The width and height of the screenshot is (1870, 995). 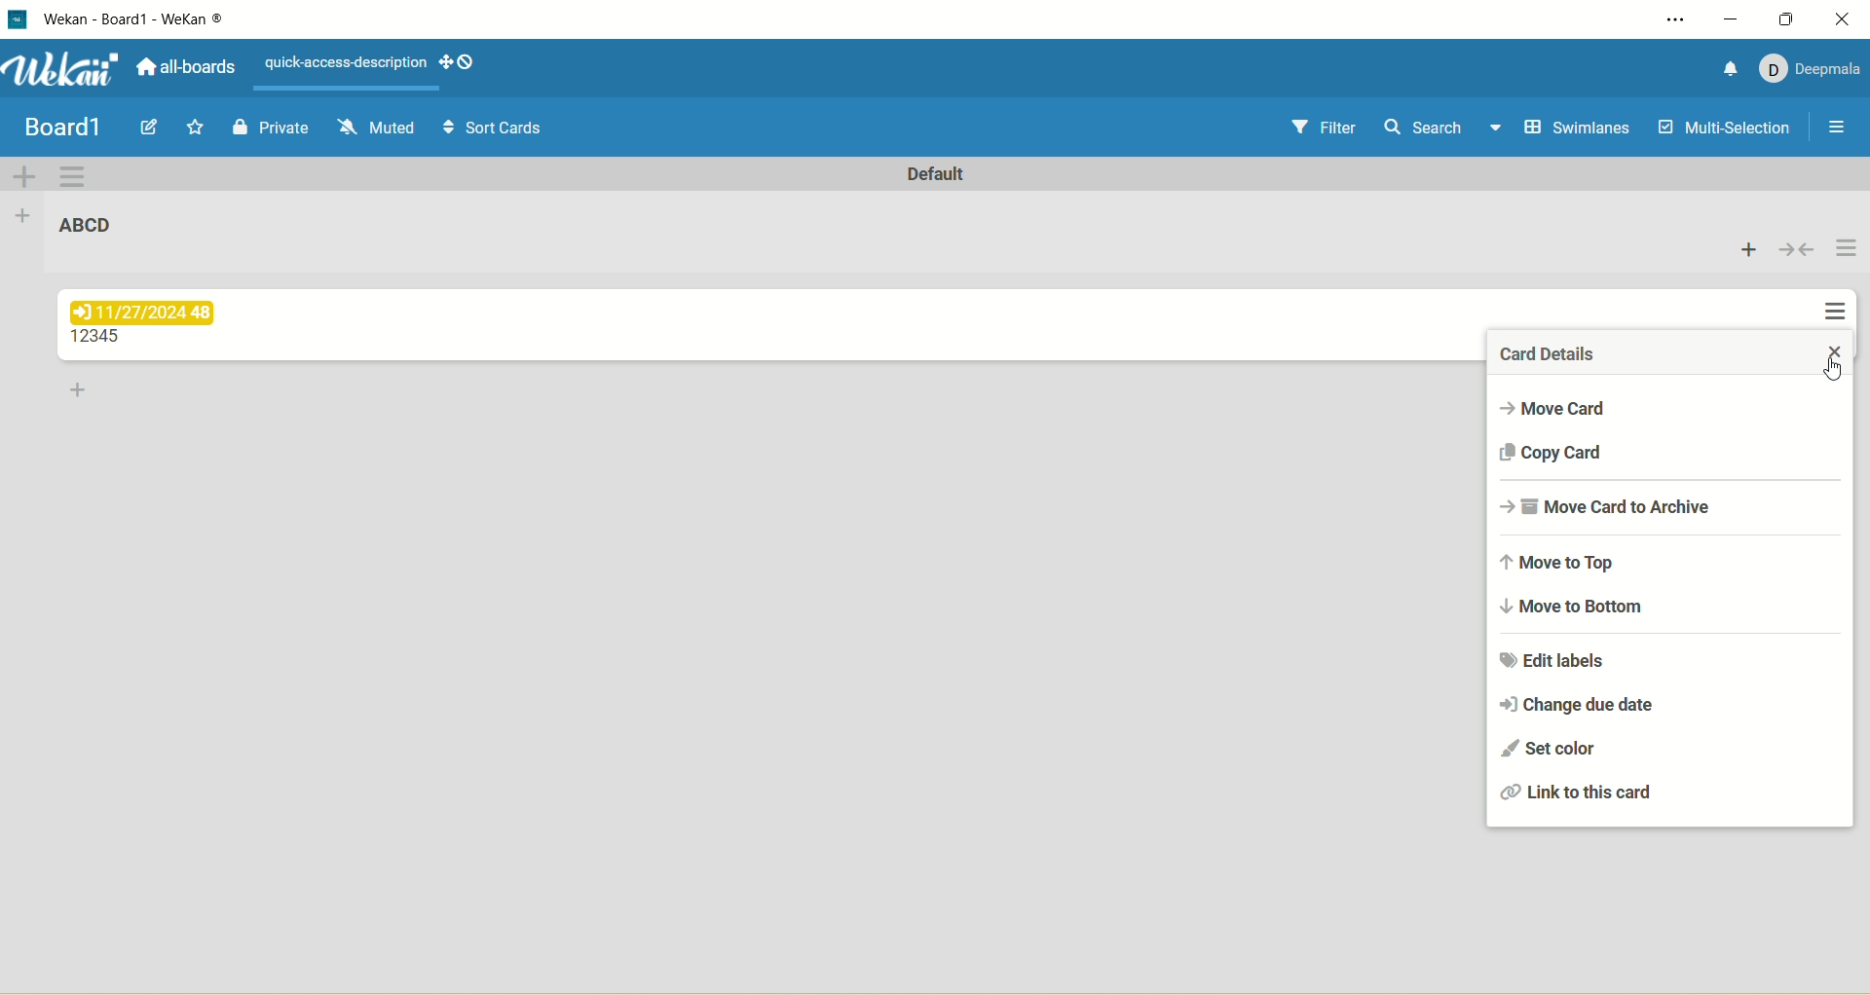 I want to click on settings and more, so click(x=1664, y=19).